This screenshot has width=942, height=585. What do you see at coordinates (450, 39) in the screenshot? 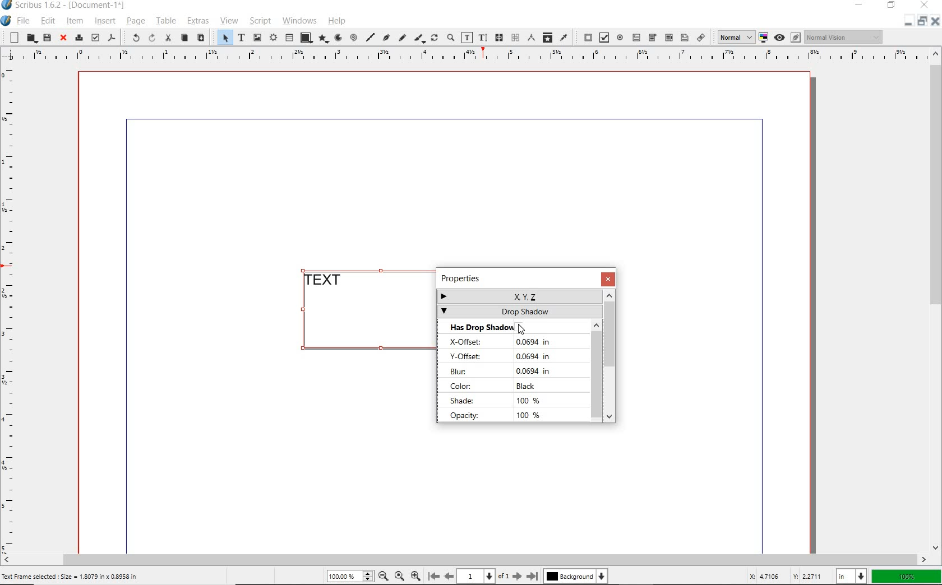
I see `zoom in or zoom out` at bounding box center [450, 39].